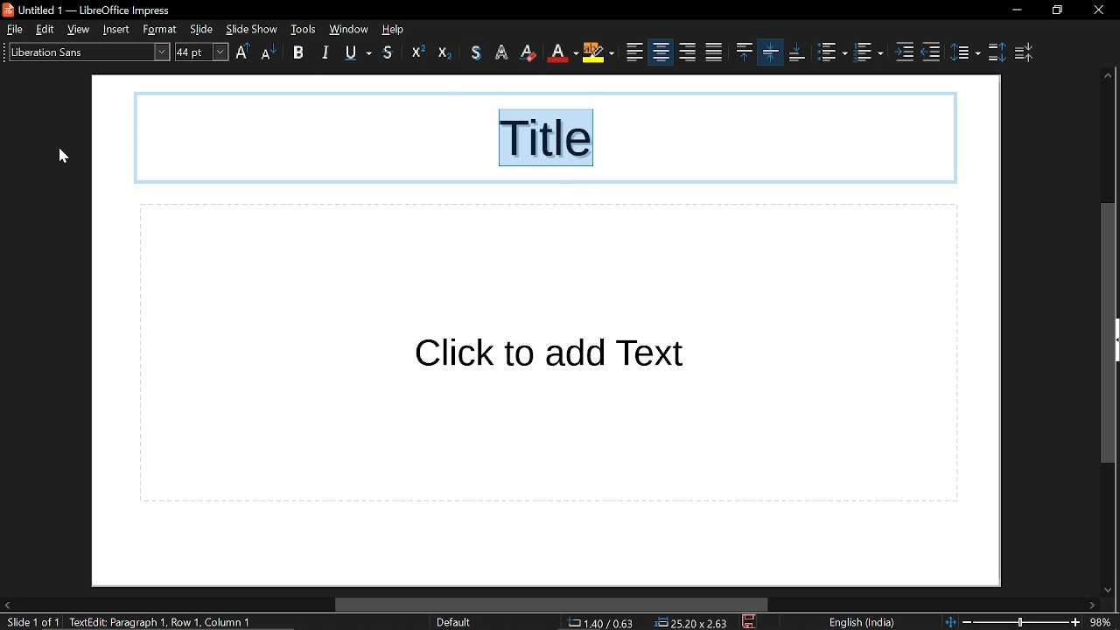 Image resolution: width=1120 pixels, height=630 pixels. What do you see at coordinates (797, 52) in the screenshot?
I see `align bottom` at bounding box center [797, 52].